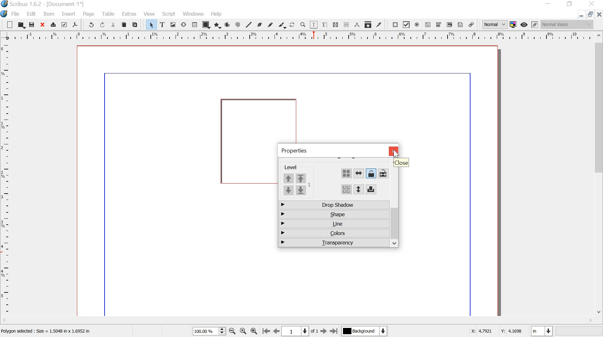 The image size is (603, 337). What do you see at coordinates (21, 25) in the screenshot?
I see `open` at bounding box center [21, 25].